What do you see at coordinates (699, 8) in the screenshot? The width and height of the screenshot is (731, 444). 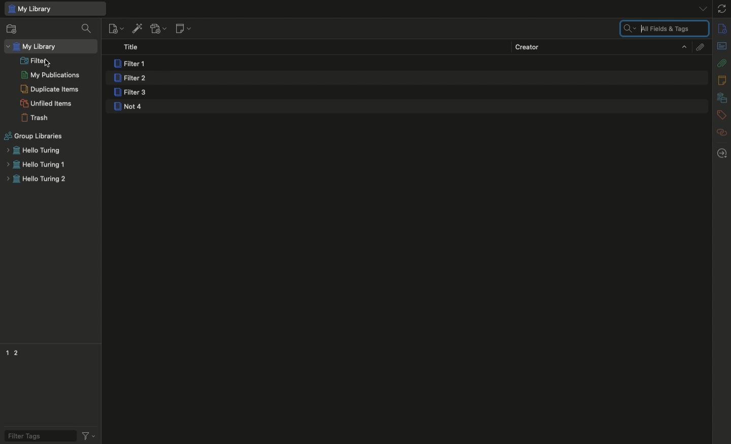 I see `List all tabs` at bounding box center [699, 8].